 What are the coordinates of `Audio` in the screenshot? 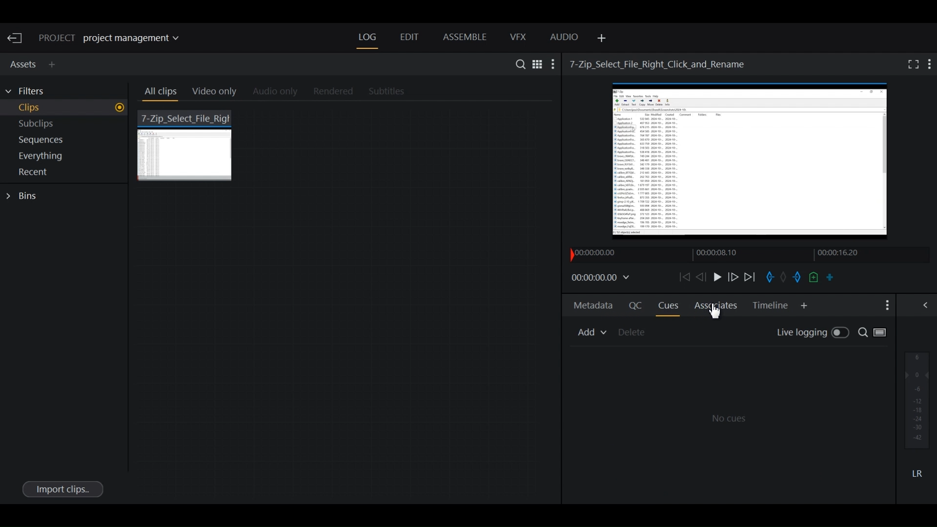 It's located at (565, 39).